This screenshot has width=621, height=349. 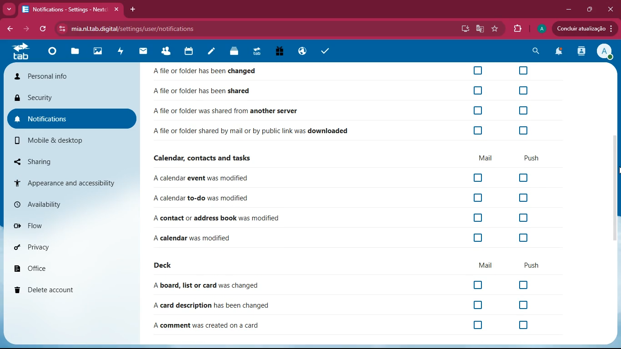 I want to click on off, so click(x=481, y=325).